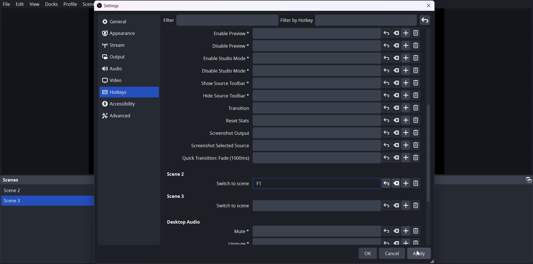 This screenshot has height=264, width=533. Describe the element at coordinates (429, 6) in the screenshot. I see `close` at that location.